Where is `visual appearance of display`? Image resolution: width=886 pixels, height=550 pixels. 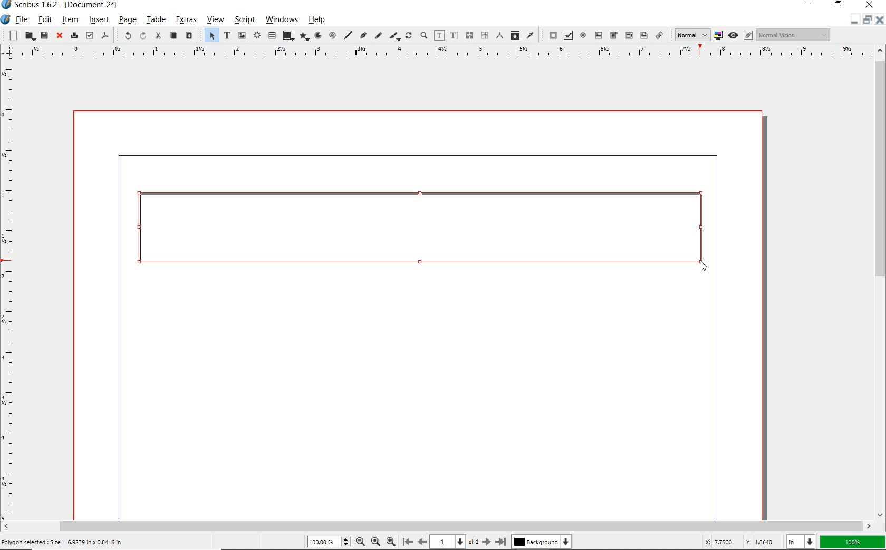
visual appearance of display is located at coordinates (795, 34).